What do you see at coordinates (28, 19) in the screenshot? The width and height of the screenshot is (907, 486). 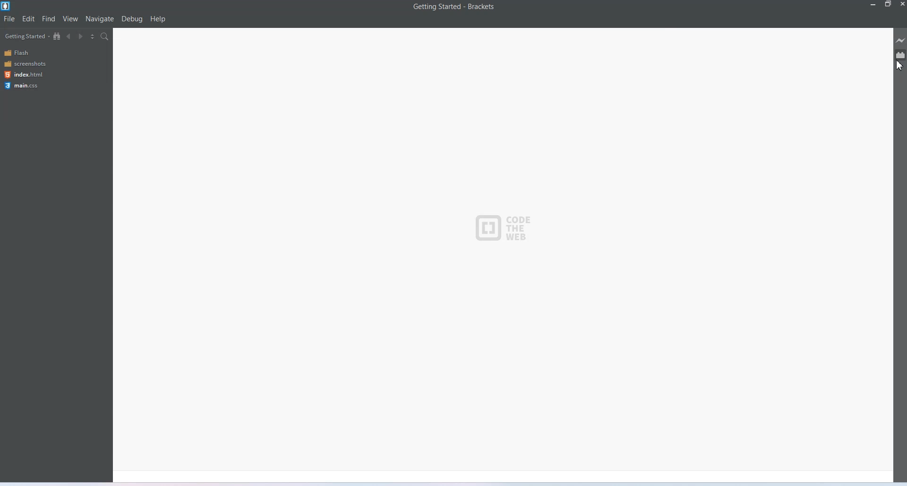 I see `Edit` at bounding box center [28, 19].